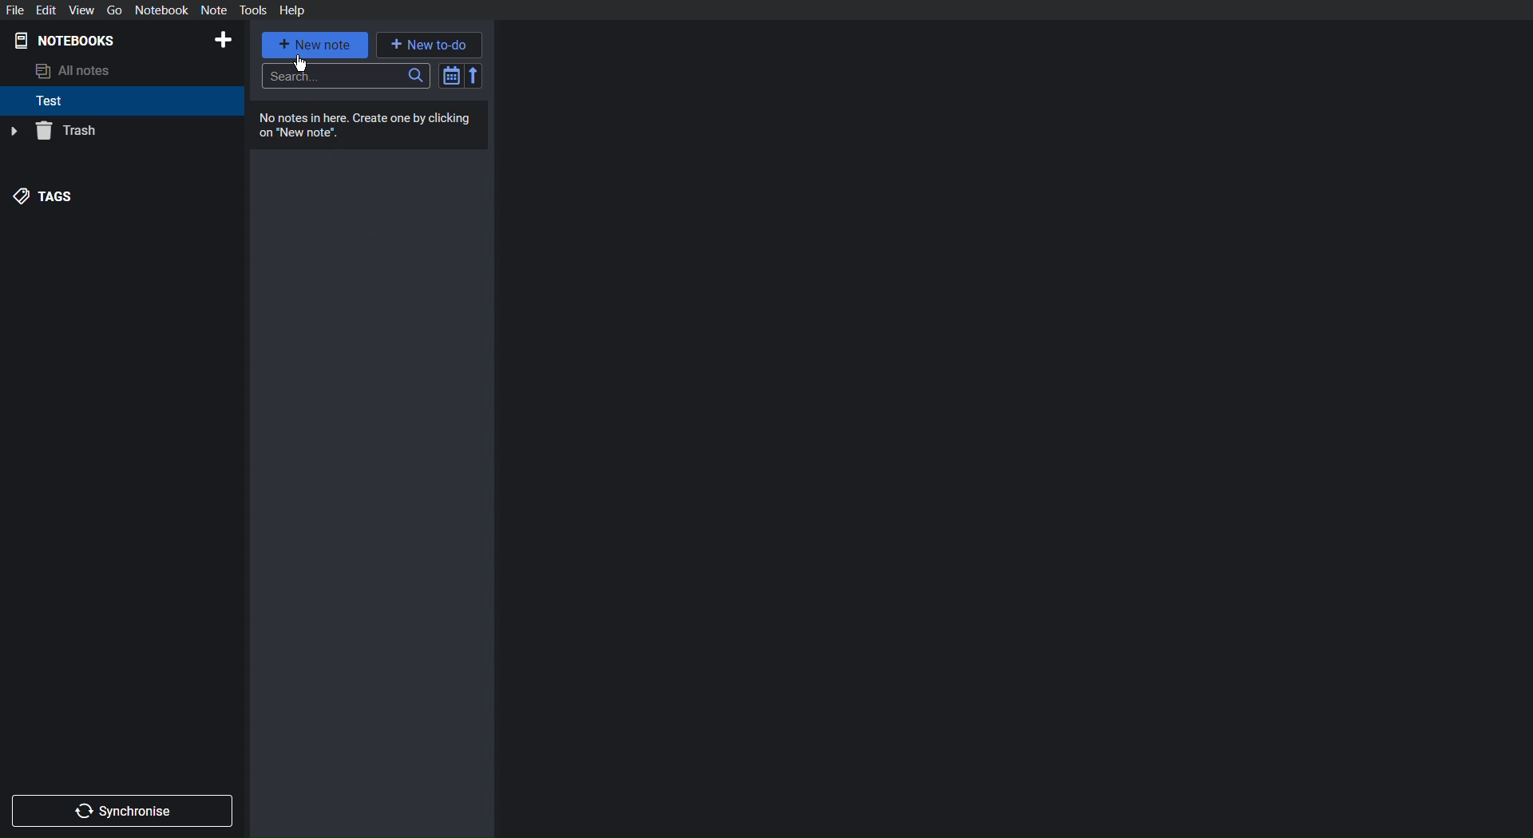  What do you see at coordinates (214, 10) in the screenshot?
I see `Note` at bounding box center [214, 10].